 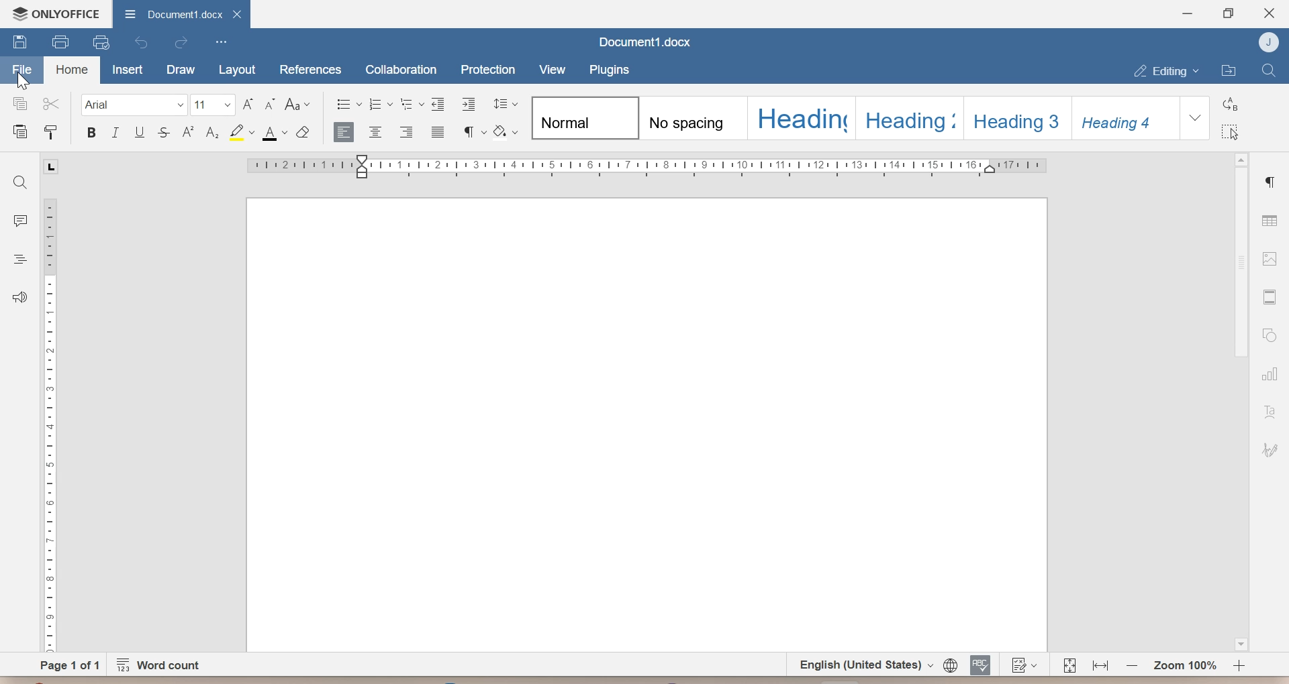 What do you see at coordinates (144, 42) in the screenshot?
I see `Undo` at bounding box center [144, 42].